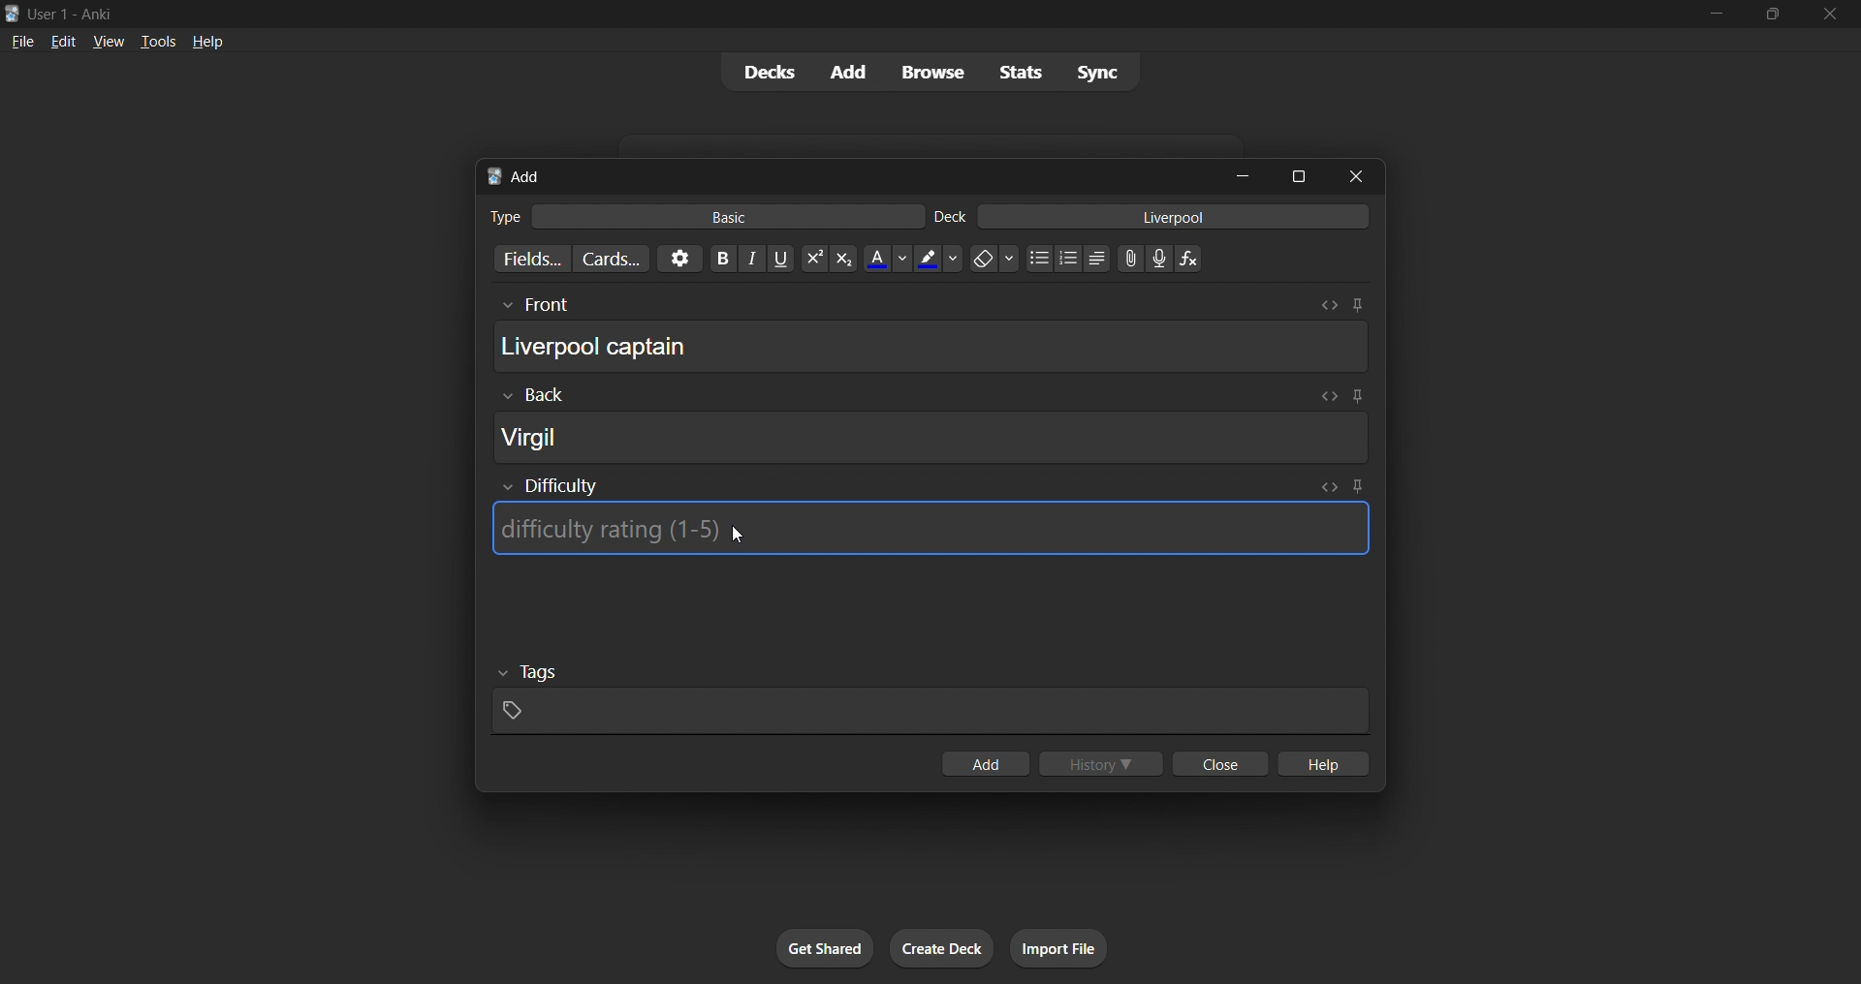 The image size is (1861, 984). I want to click on Ordered list, so click(1068, 259).